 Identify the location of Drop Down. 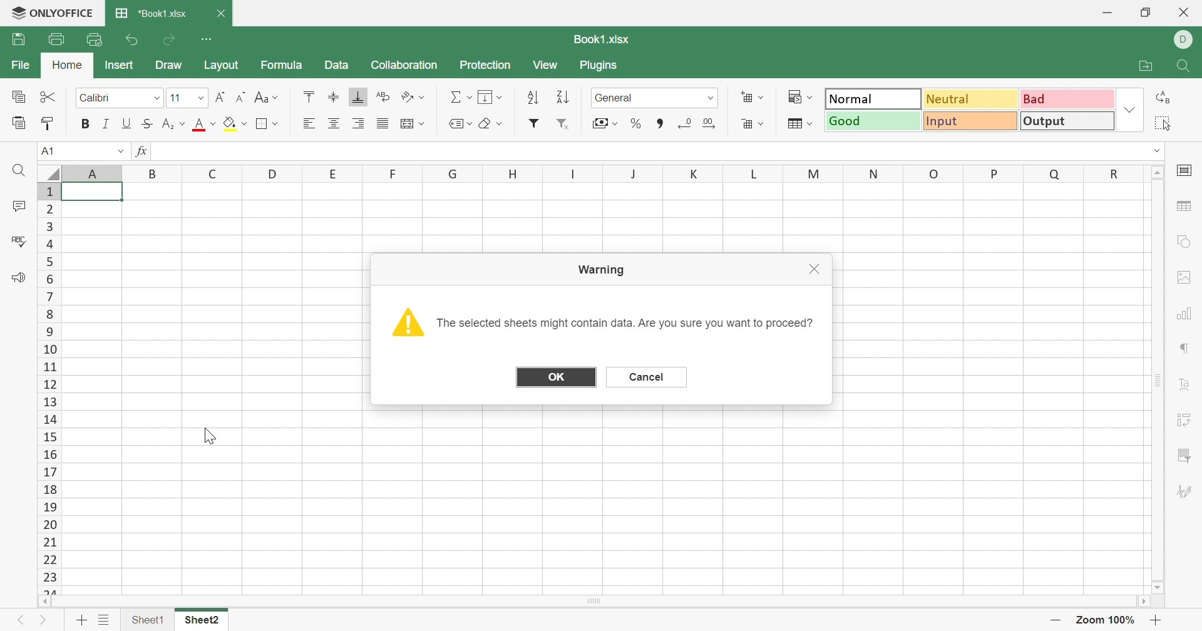
(247, 123).